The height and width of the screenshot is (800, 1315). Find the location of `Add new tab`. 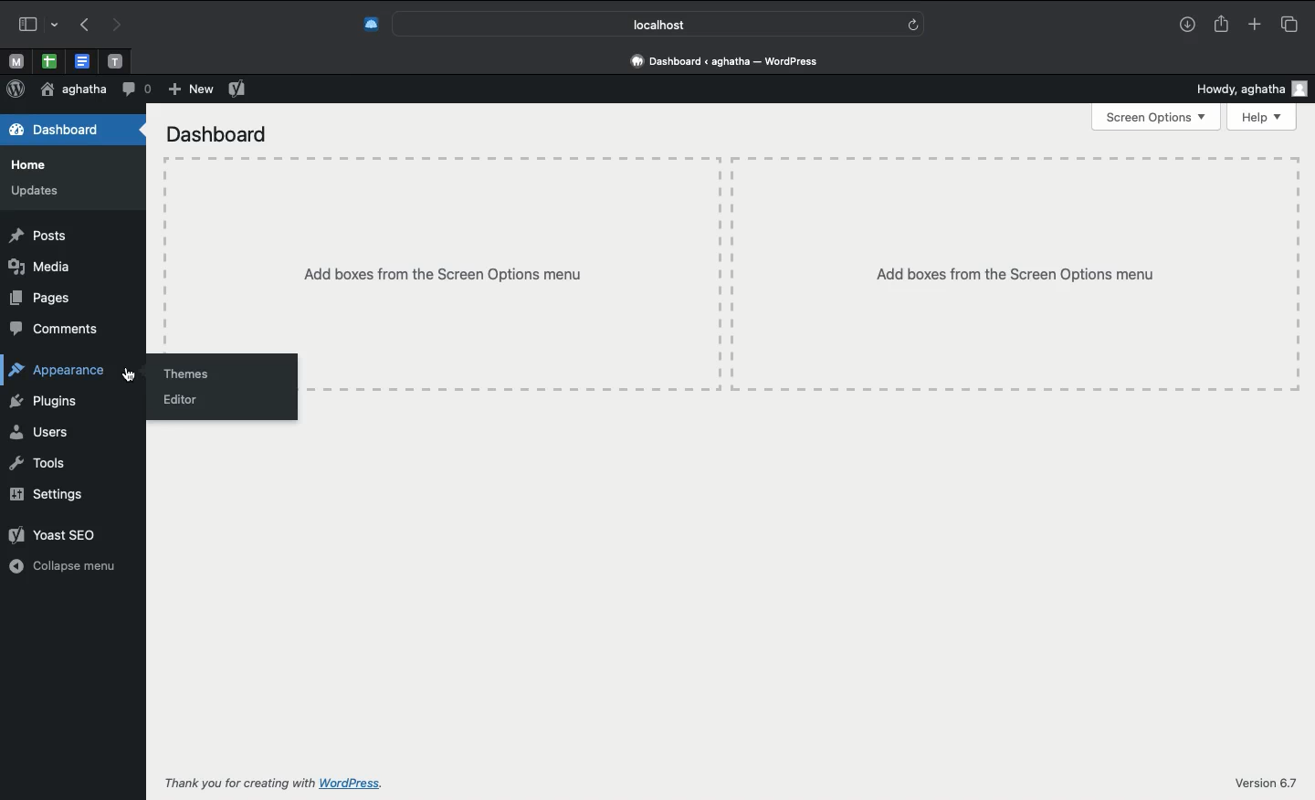

Add new tab is located at coordinates (1254, 21).